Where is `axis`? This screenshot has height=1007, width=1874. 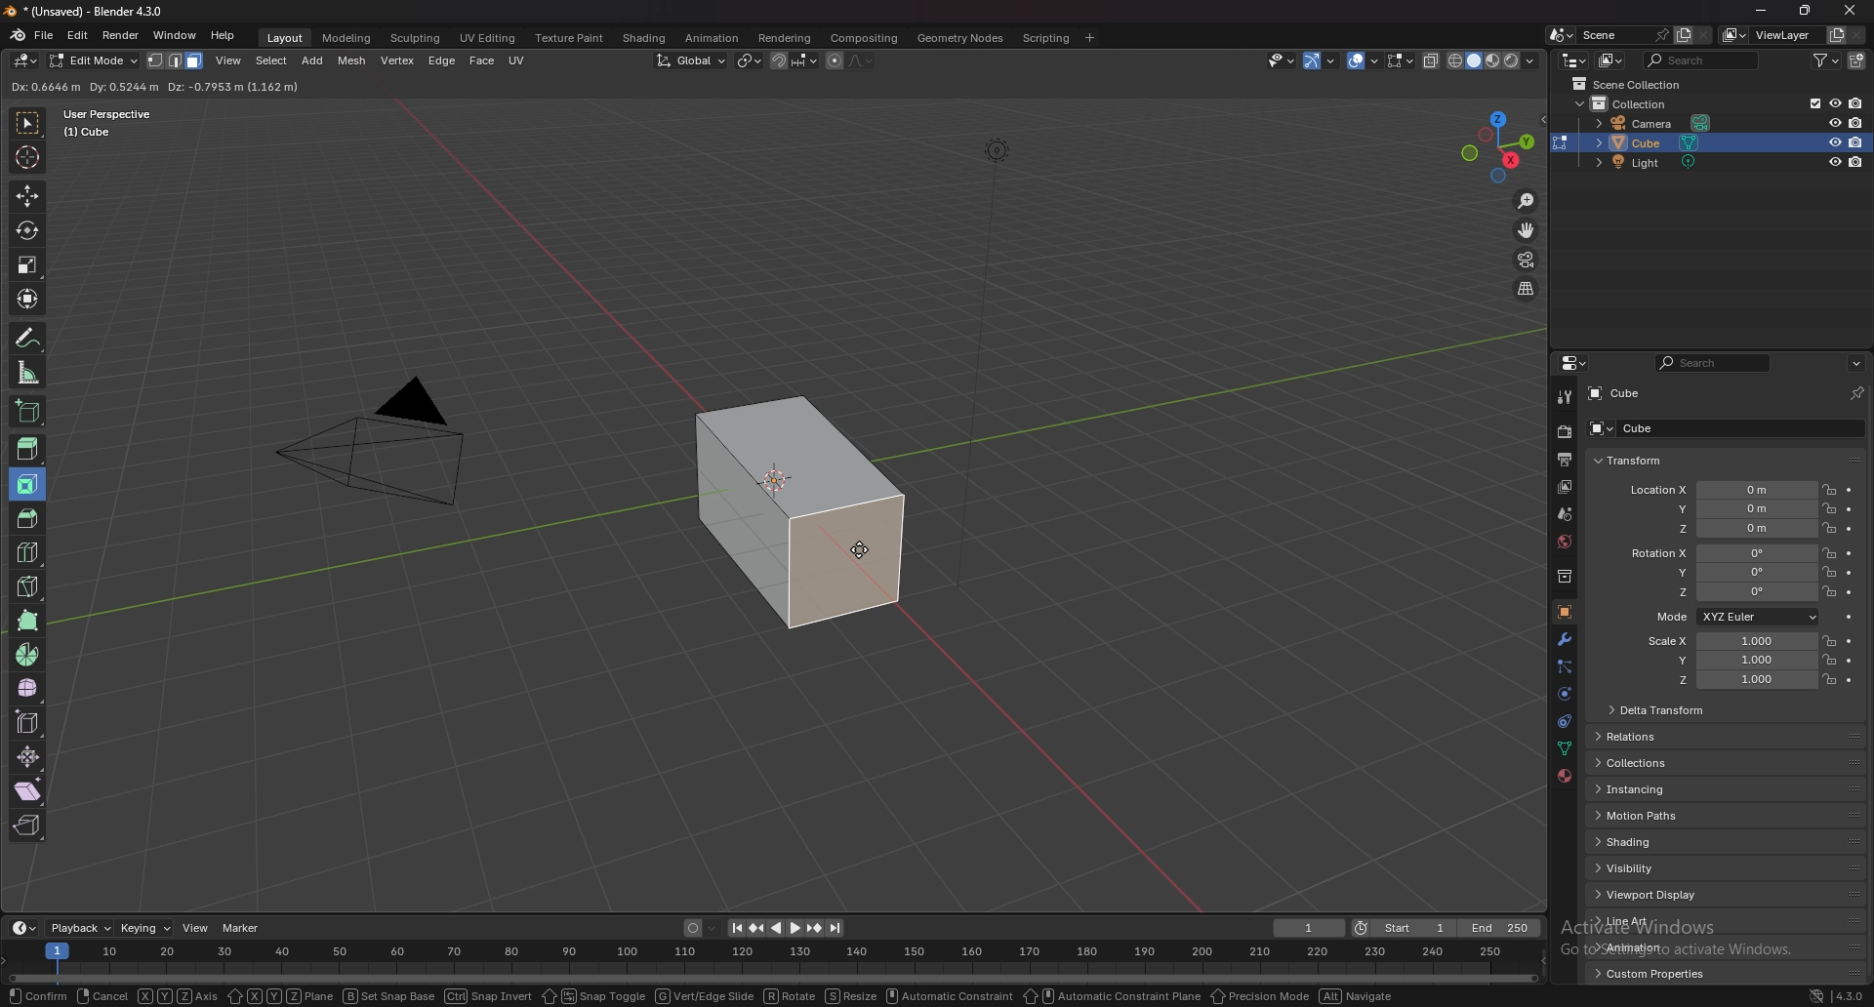 axis is located at coordinates (179, 996).